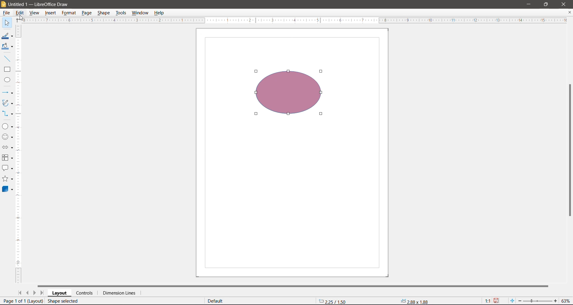 This screenshot has height=305, width=573. What do you see at coordinates (332, 301) in the screenshot?
I see `Object Position` at bounding box center [332, 301].